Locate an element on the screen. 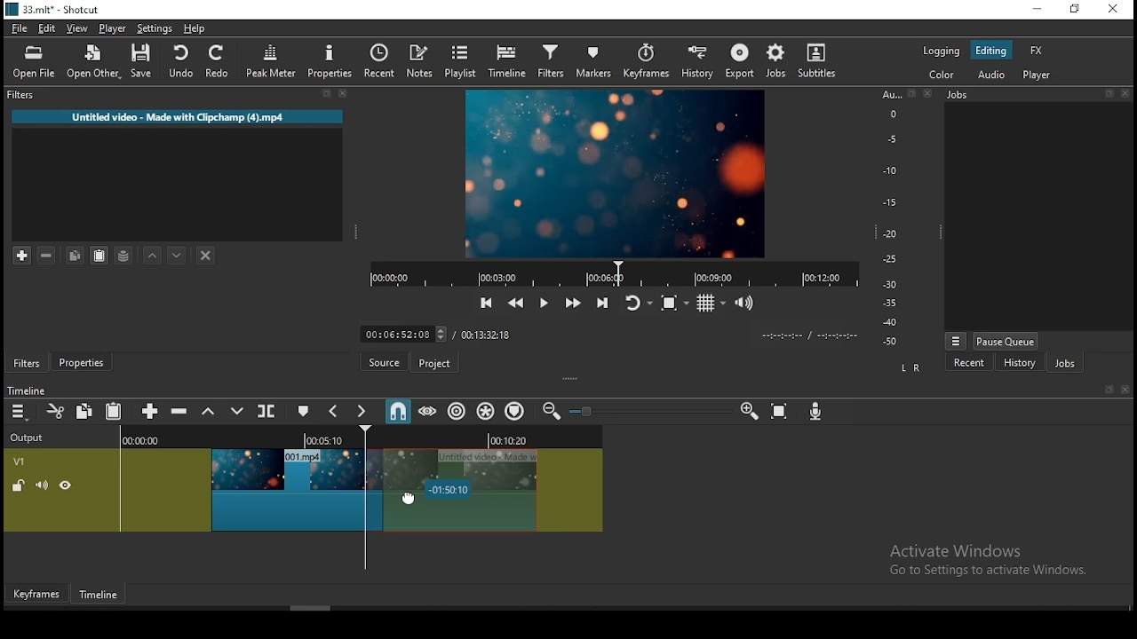  (un)mute is located at coordinates (40, 485).